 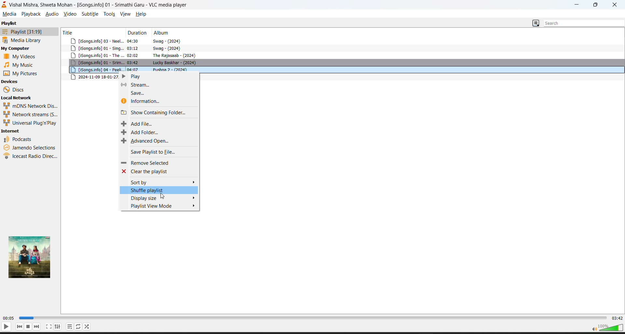 I want to click on 02:02, so click(x=134, y=55).